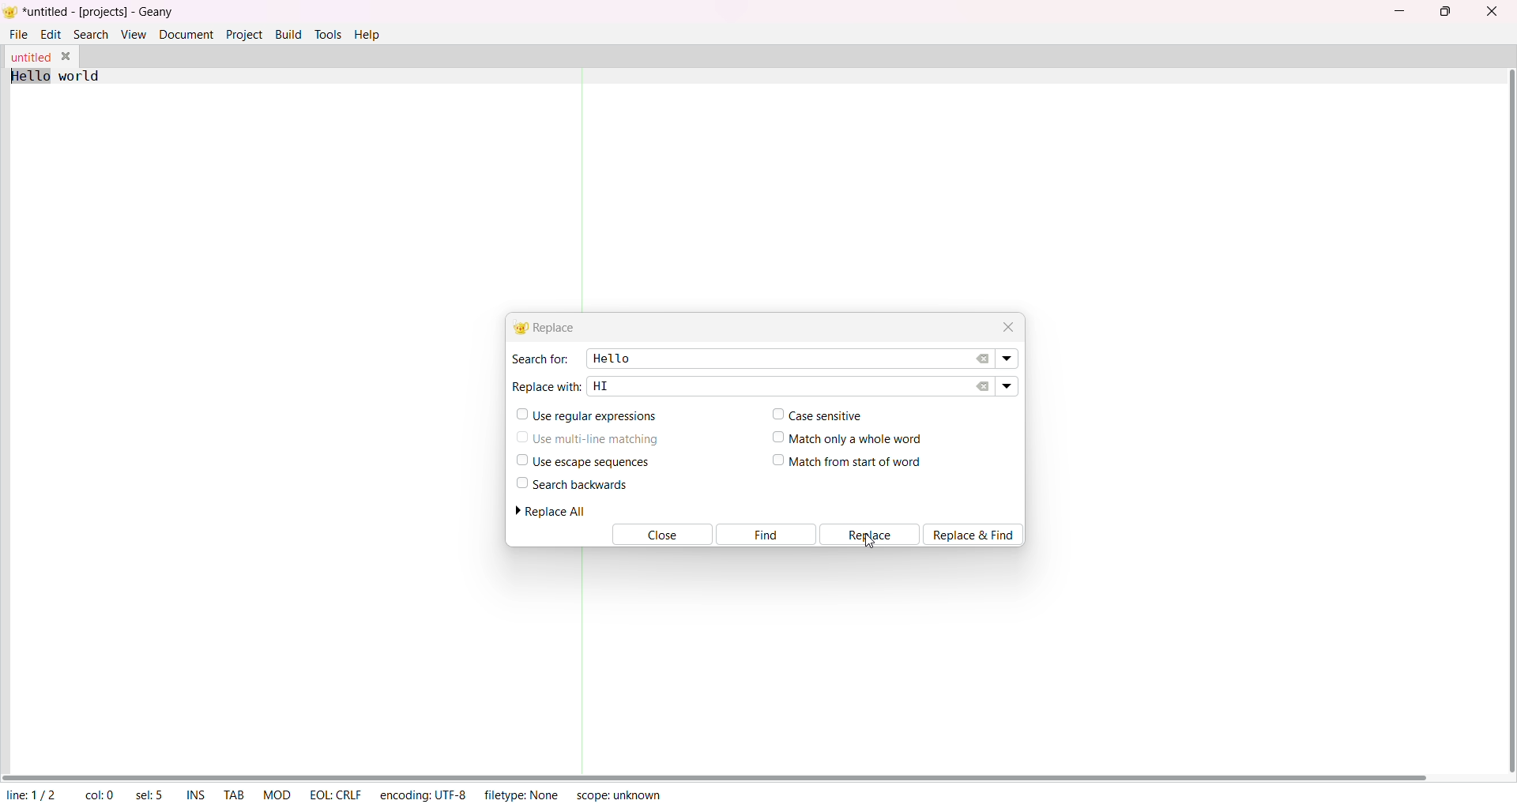 The width and height of the screenshot is (1517, 804). What do you see at coordinates (601, 385) in the screenshot?
I see `HI` at bounding box center [601, 385].